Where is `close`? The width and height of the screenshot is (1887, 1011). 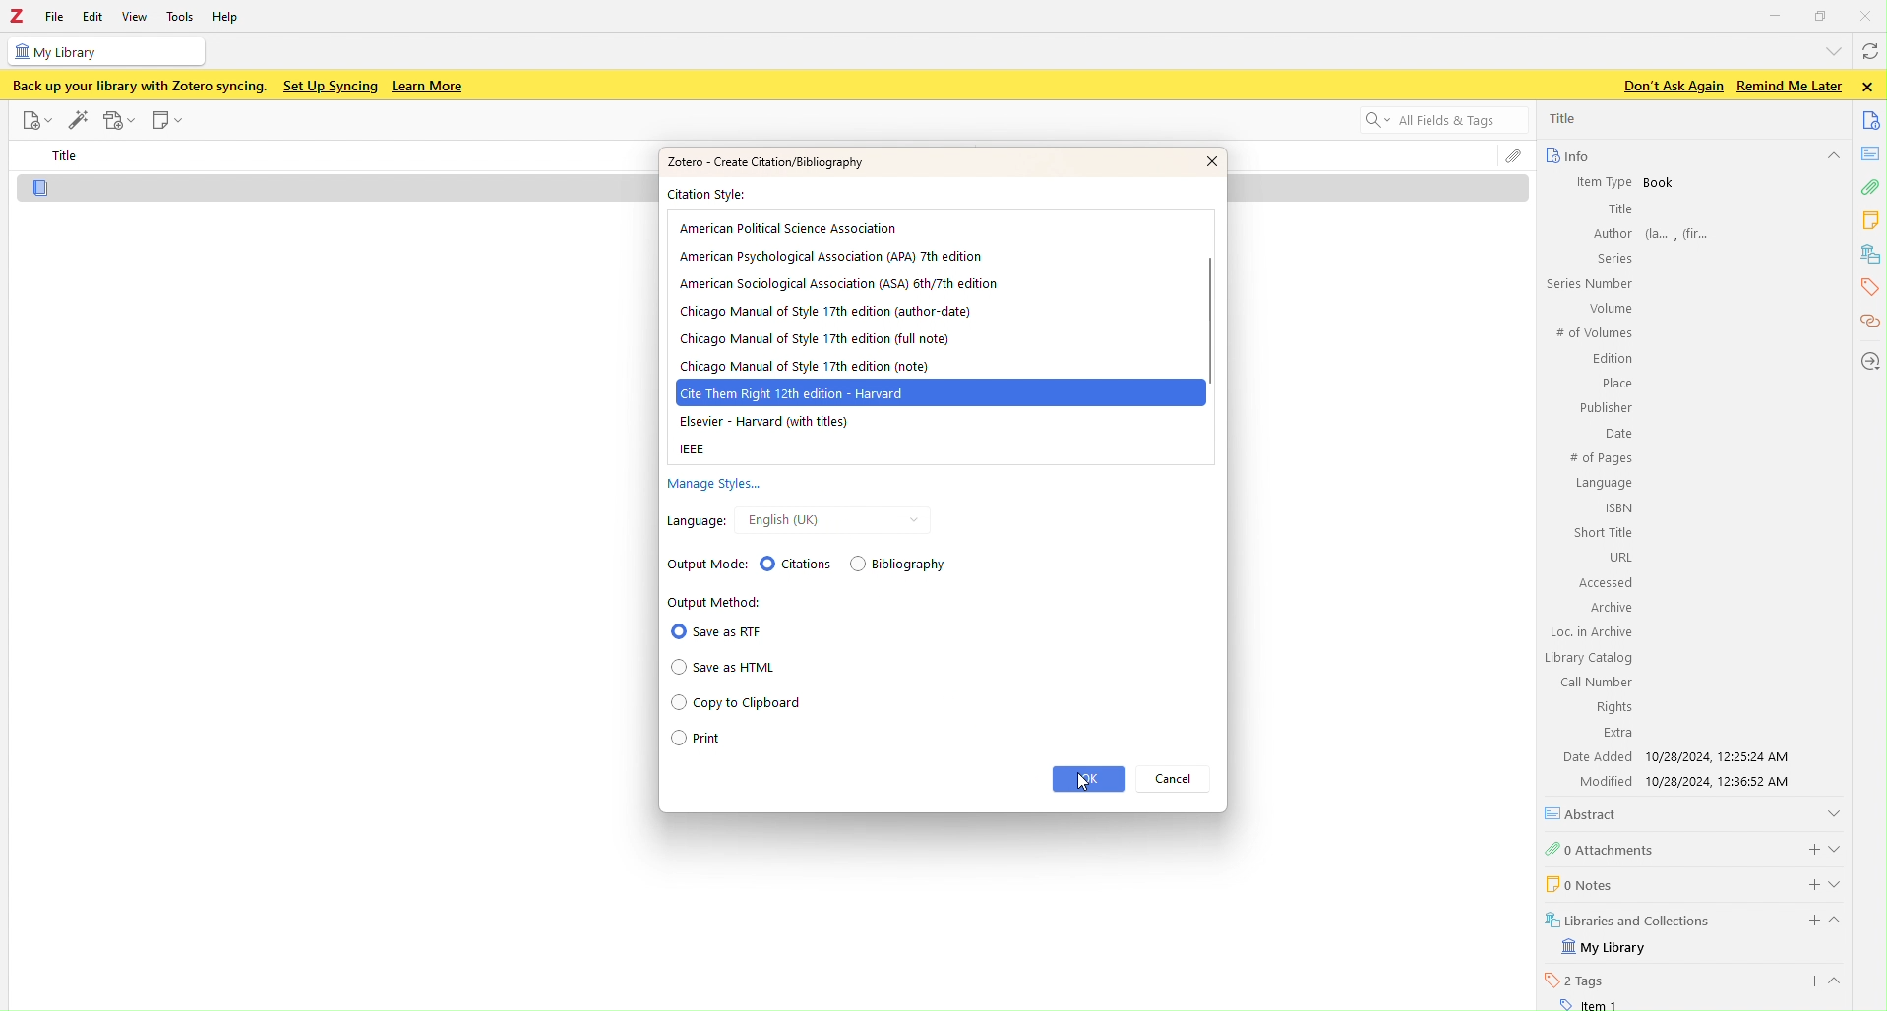
close is located at coordinates (1871, 87).